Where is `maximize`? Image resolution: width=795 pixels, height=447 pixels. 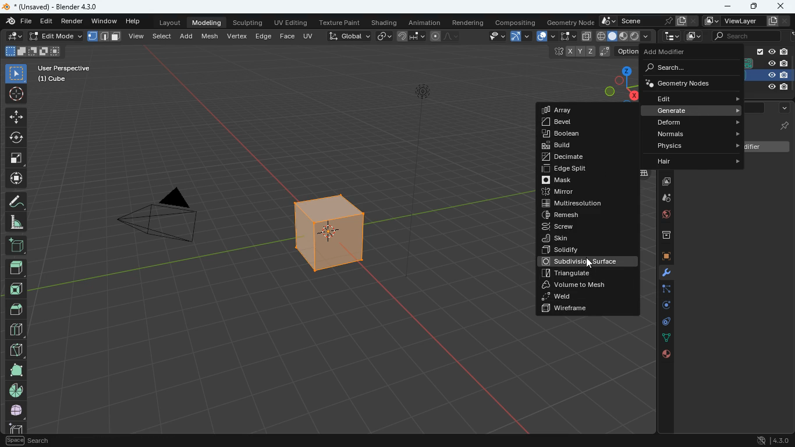 maximize is located at coordinates (754, 6).